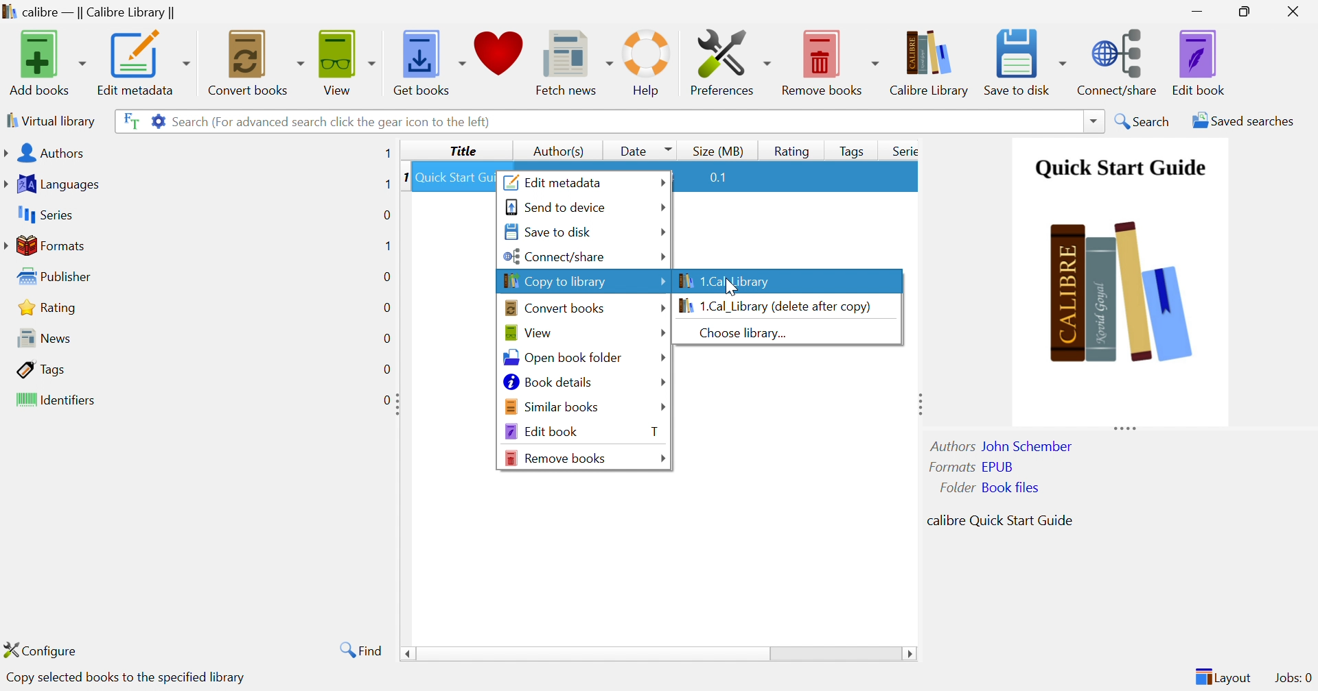  I want to click on 1, so click(387, 154).